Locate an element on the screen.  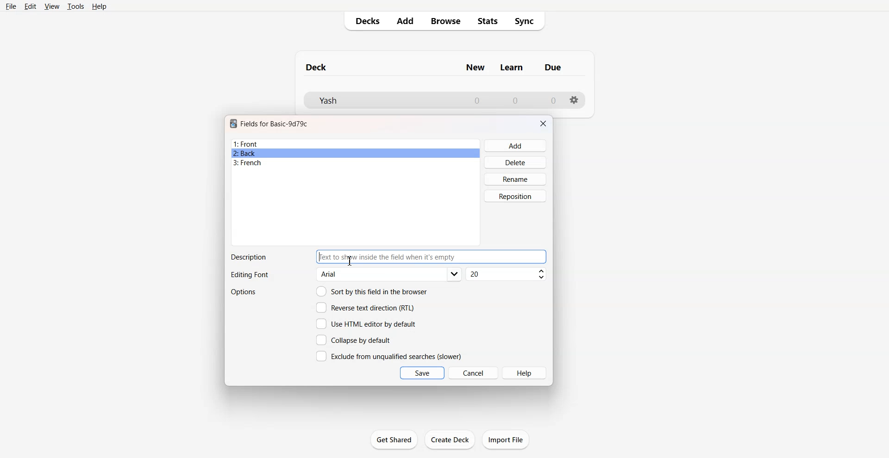
View is located at coordinates (52, 6).